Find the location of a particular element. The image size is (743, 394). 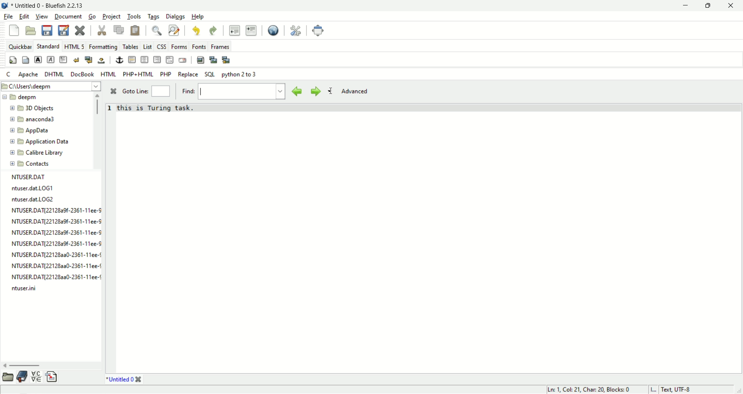

char map is located at coordinates (37, 377).